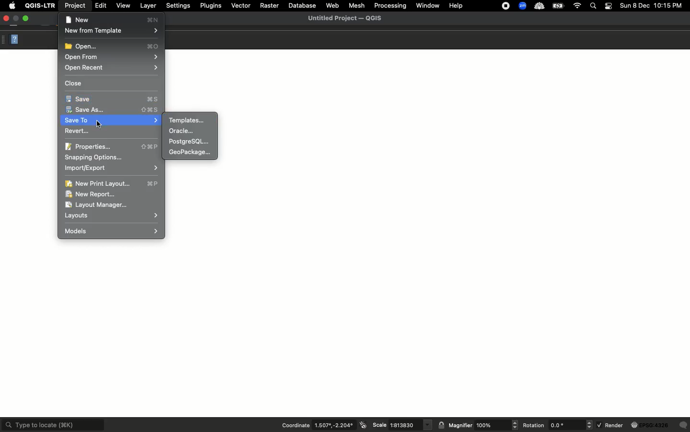 The width and height of the screenshot is (690, 432). I want to click on New report, so click(93, 195).